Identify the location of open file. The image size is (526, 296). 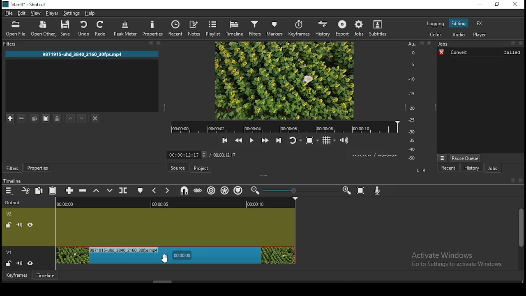
(17, 28).